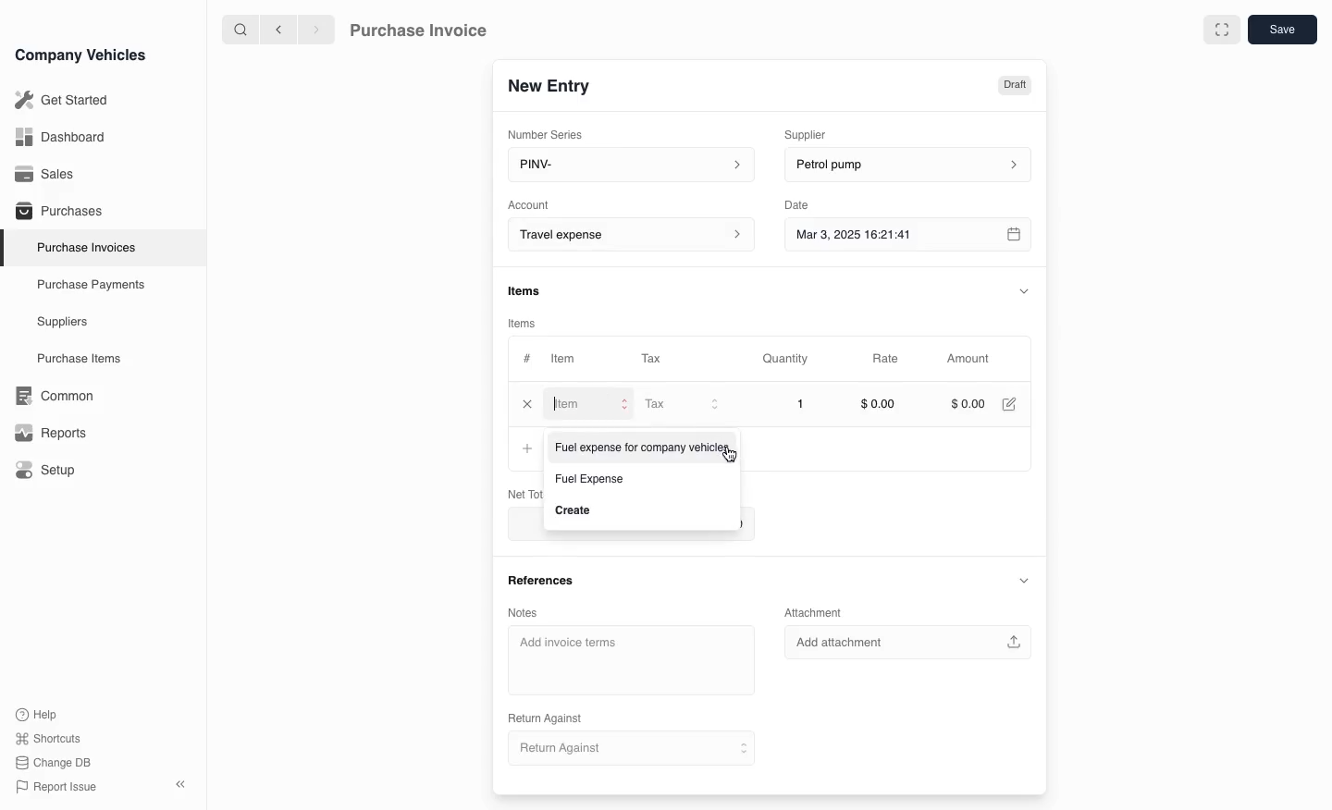  What do you see at coordinates (797, 205) in the screenshot?
I see `Date` at bounding box center [797, 205].